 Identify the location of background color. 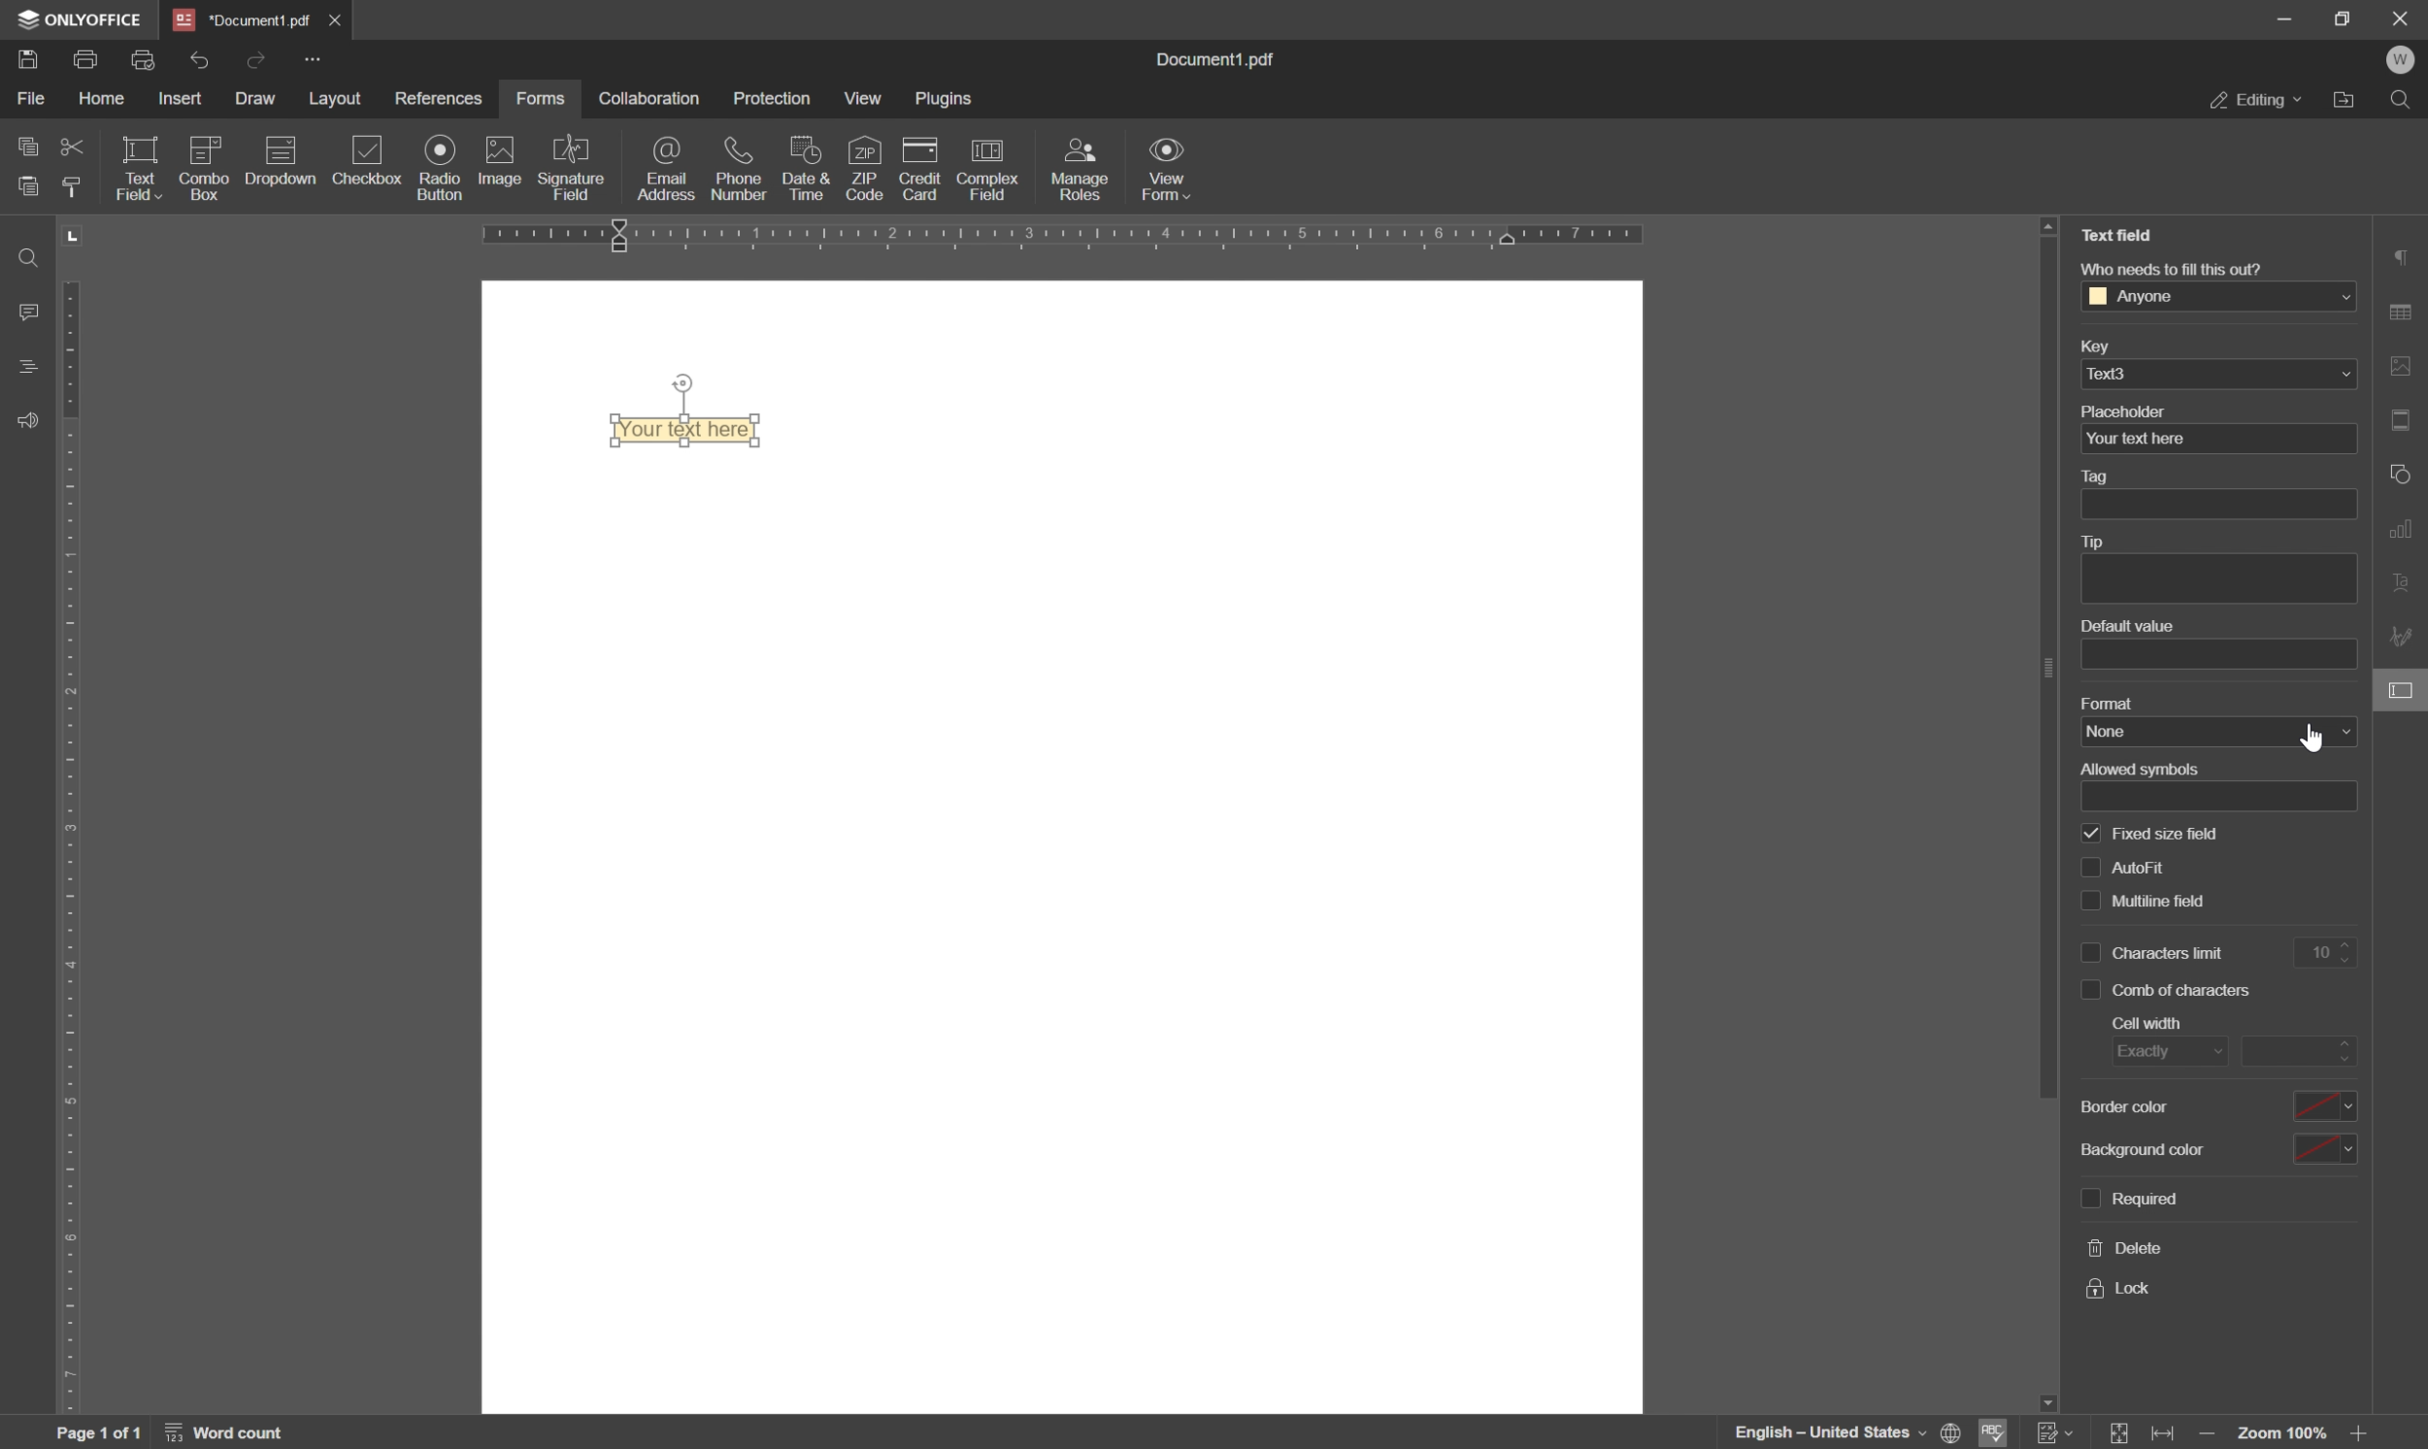
(2140, 1150).